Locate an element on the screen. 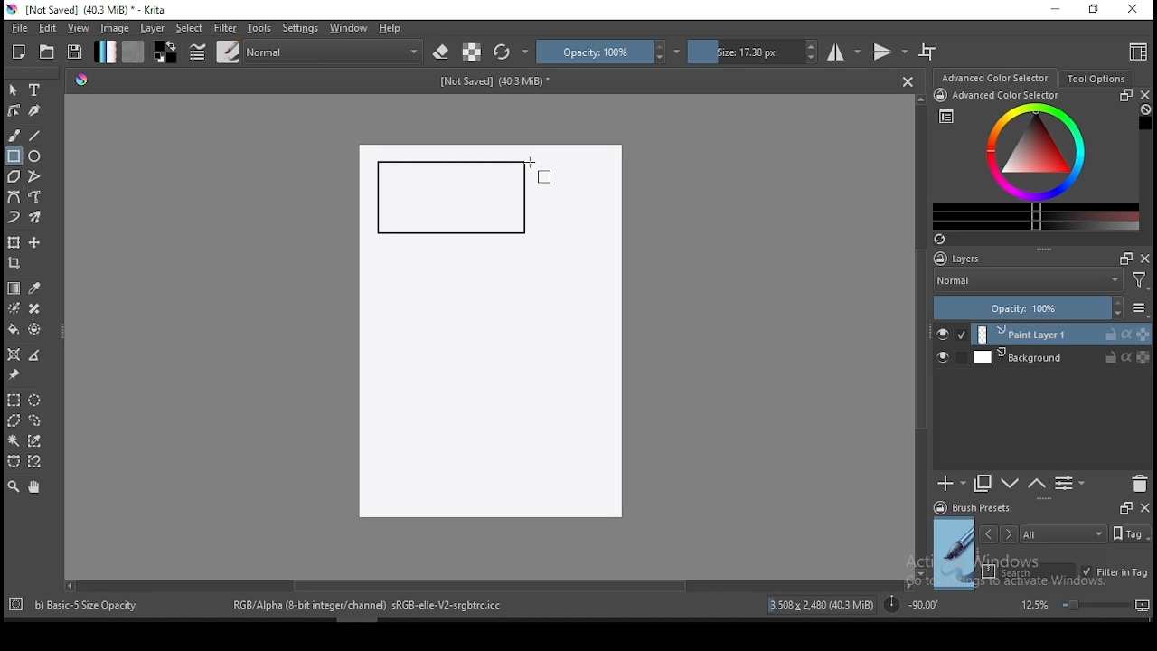  magnetic curve selection tool is located at coordinates (33, 461).